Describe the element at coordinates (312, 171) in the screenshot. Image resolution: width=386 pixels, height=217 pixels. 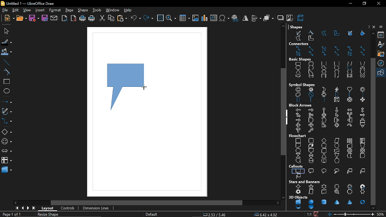
I see `rounded rectangular` at that location.